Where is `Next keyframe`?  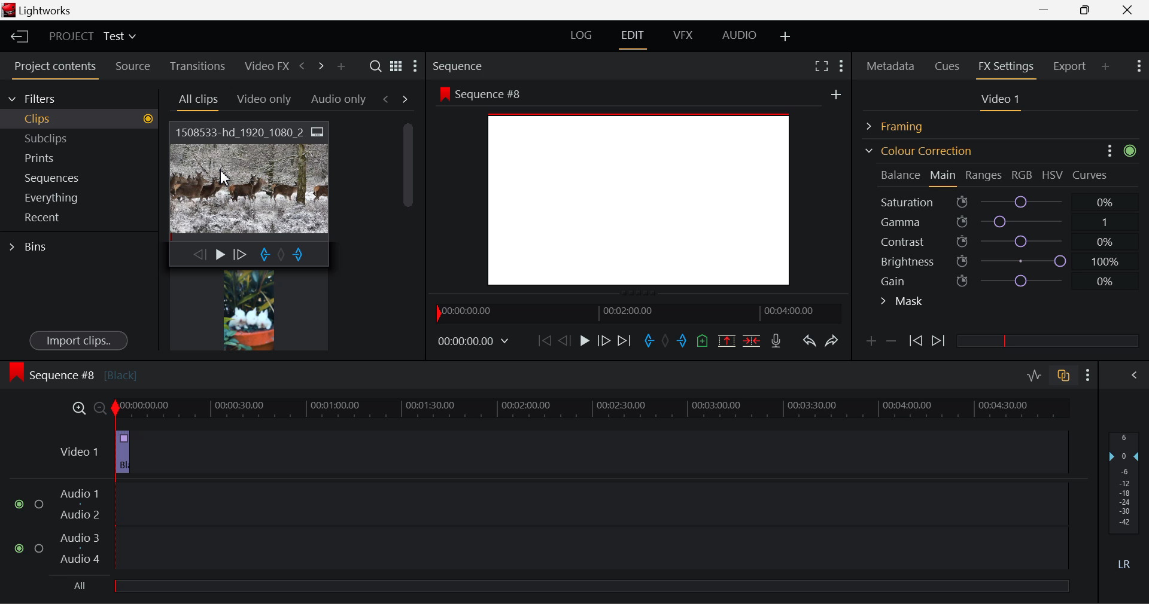
Next keyframe is located at coordinates (940, 341).